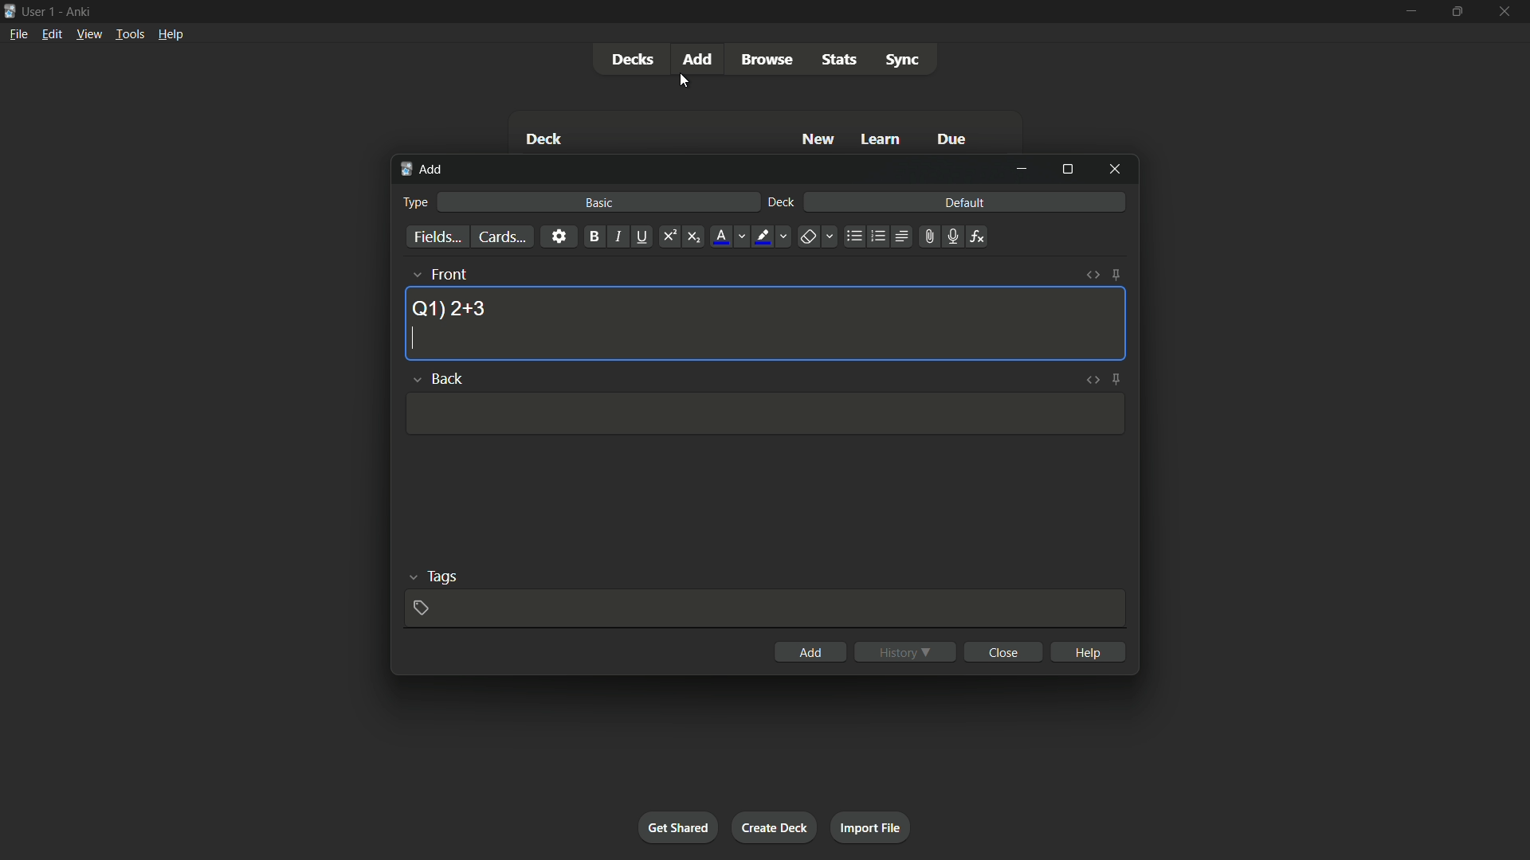 This screenshot has width=1530, height=860. Describe the element at coordinates (1006, 651) in the screenshot. I see `close` at that location.